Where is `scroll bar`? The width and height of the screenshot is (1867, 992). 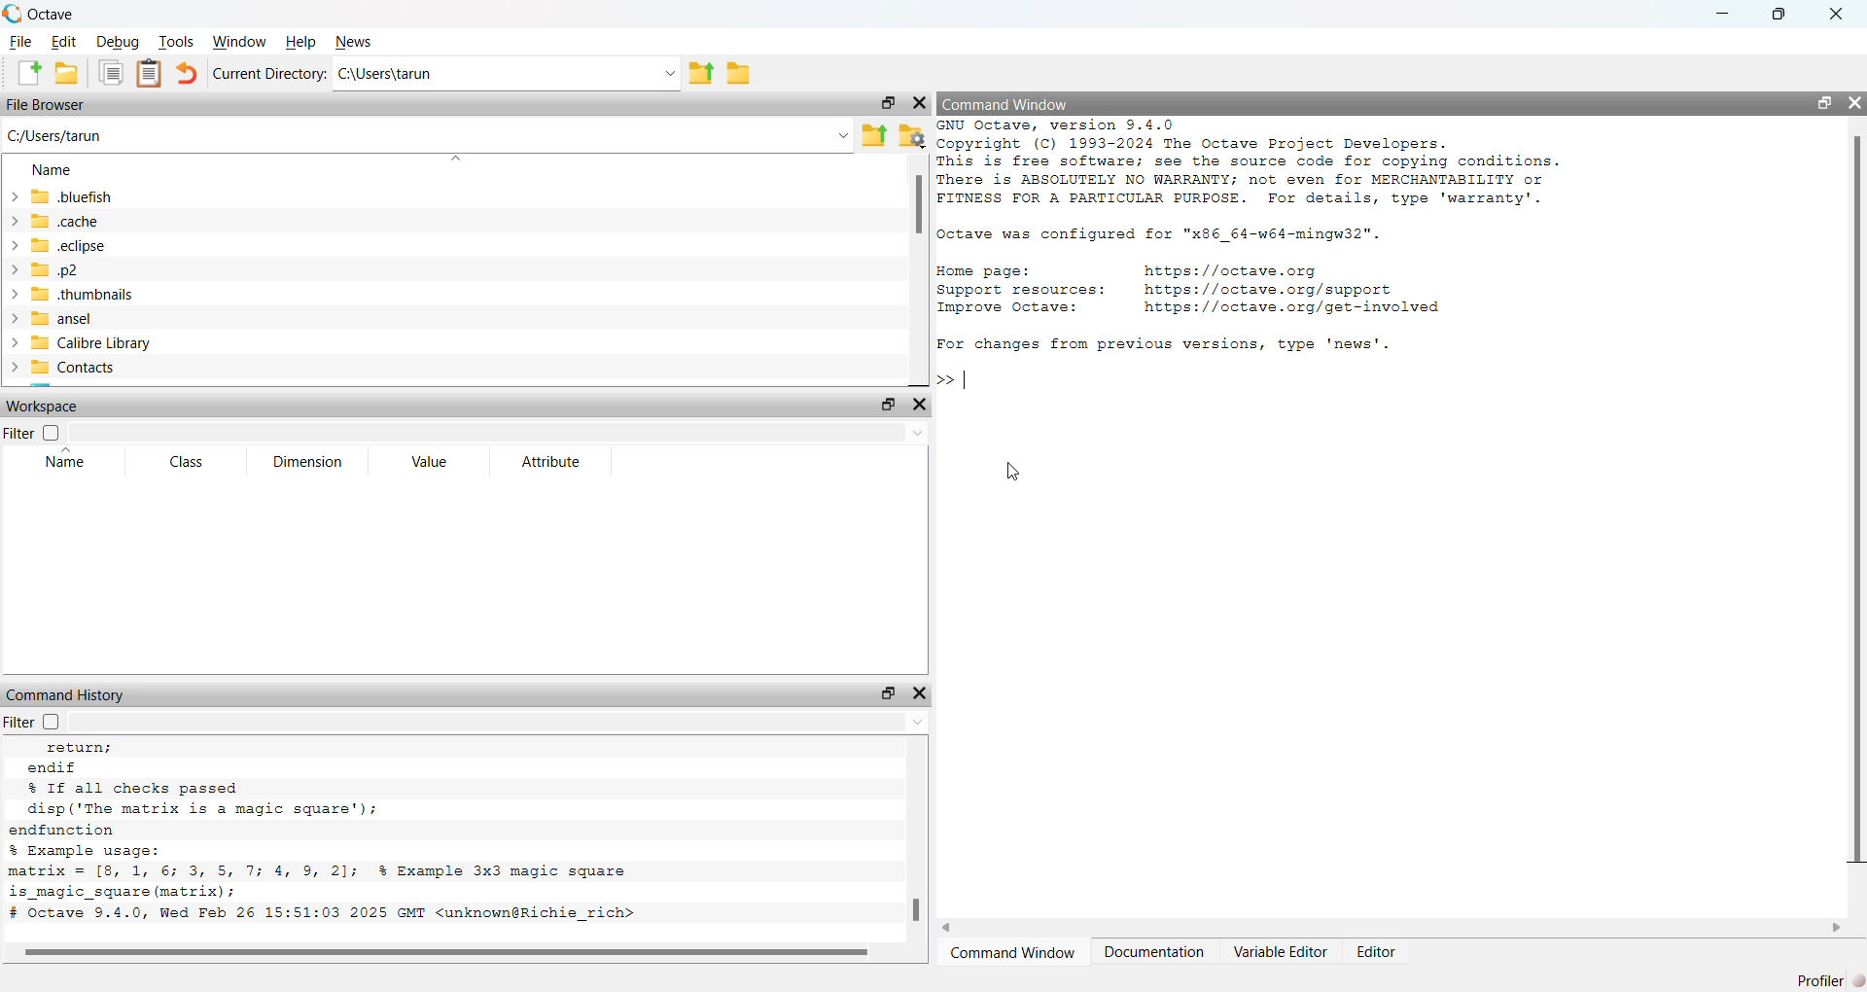 scroll bar is located at coordinates (1857, 503).